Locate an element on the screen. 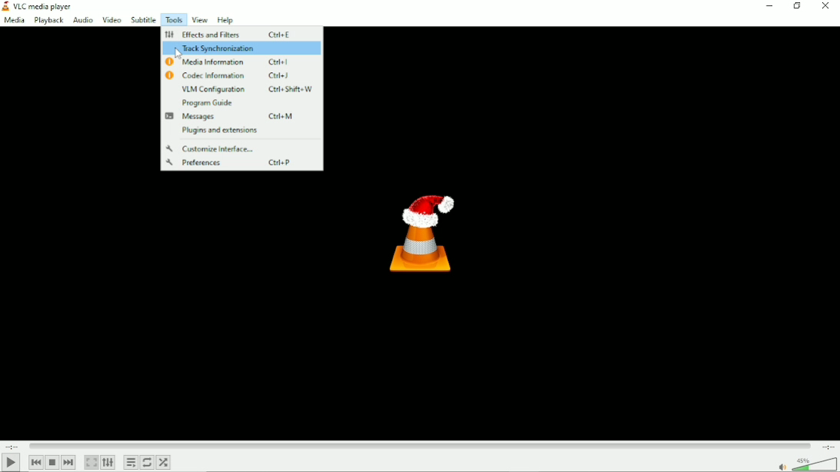 Image resolution: width=840 pixels, height=472 pixels. Logo is located at coordinates (422, 232).